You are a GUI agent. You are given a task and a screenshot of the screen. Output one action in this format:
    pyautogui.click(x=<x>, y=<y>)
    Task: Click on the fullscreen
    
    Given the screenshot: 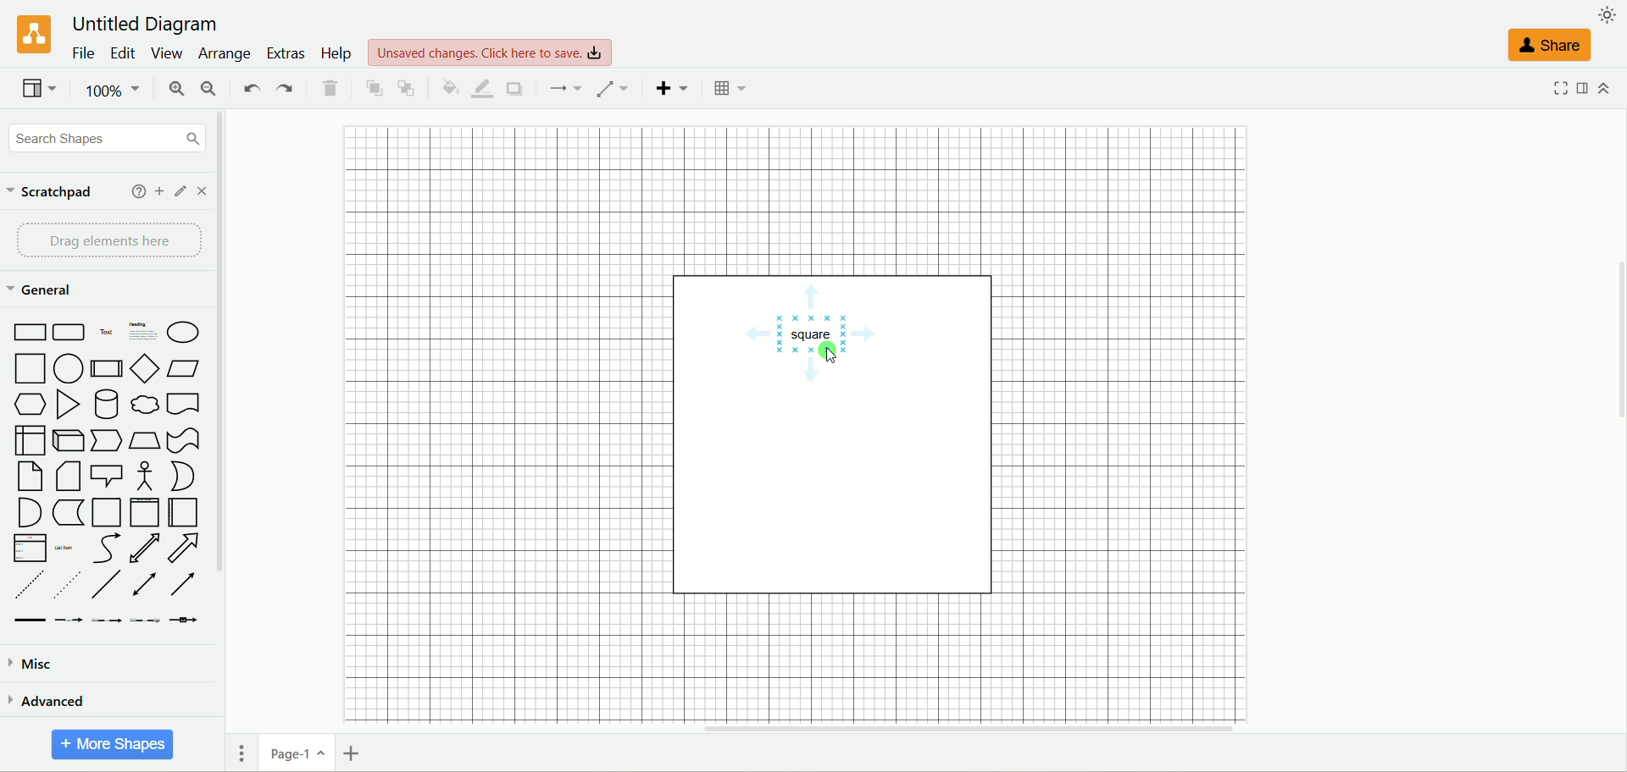 What is the action you would take?
    pyautogui.click(x=1558, y=87)
    